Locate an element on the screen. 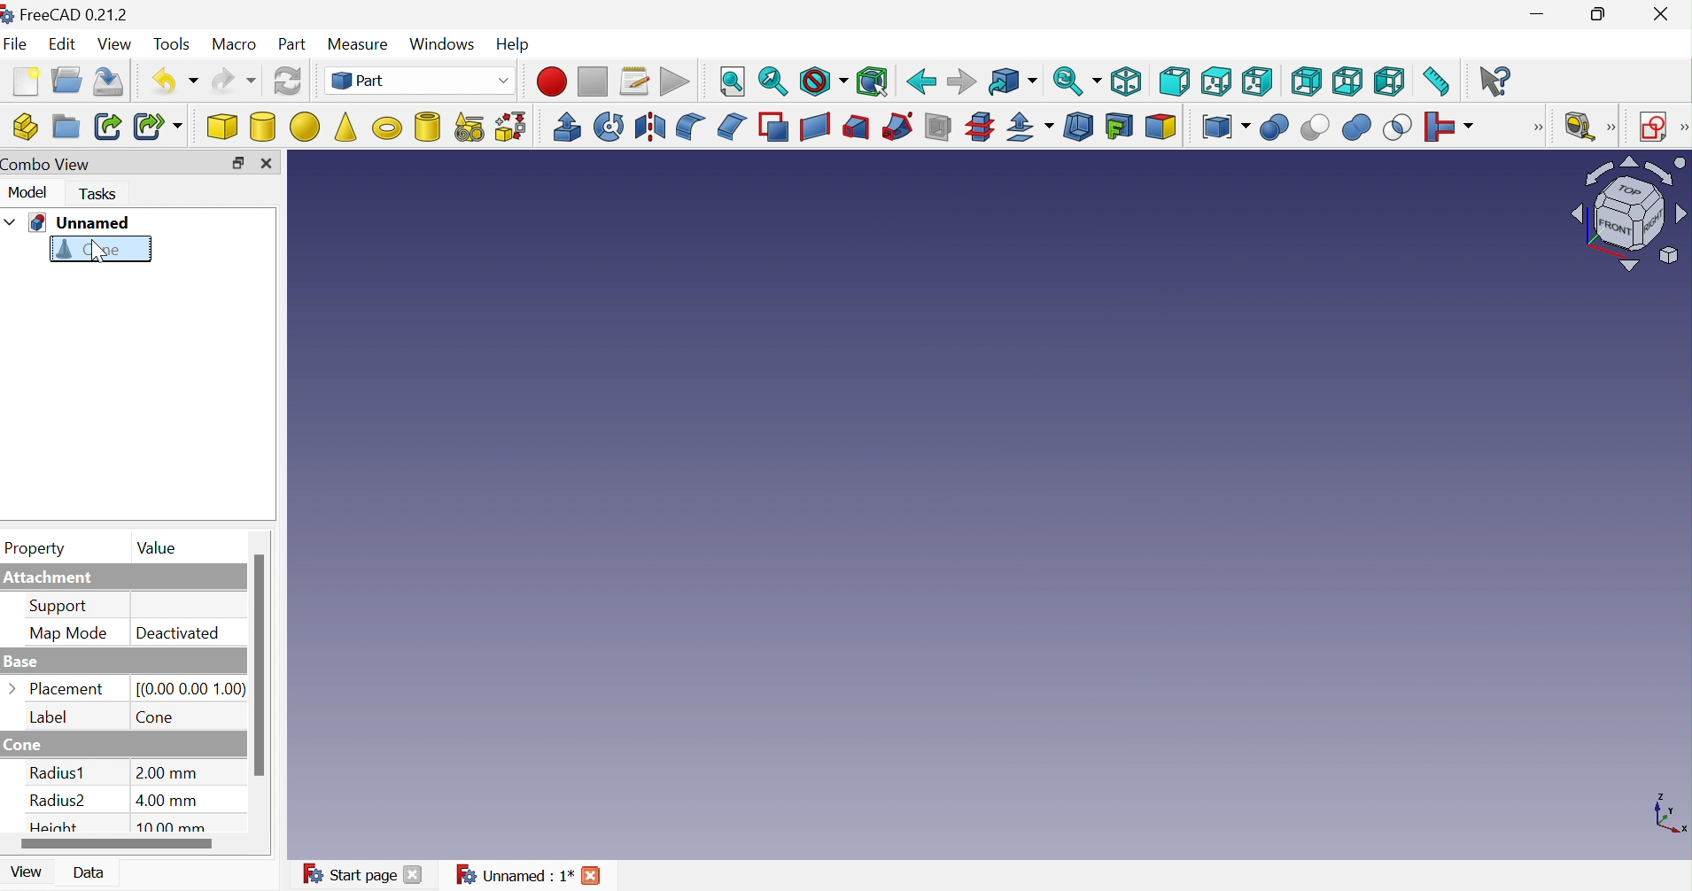  Windows is located at coordinates (443, 43).